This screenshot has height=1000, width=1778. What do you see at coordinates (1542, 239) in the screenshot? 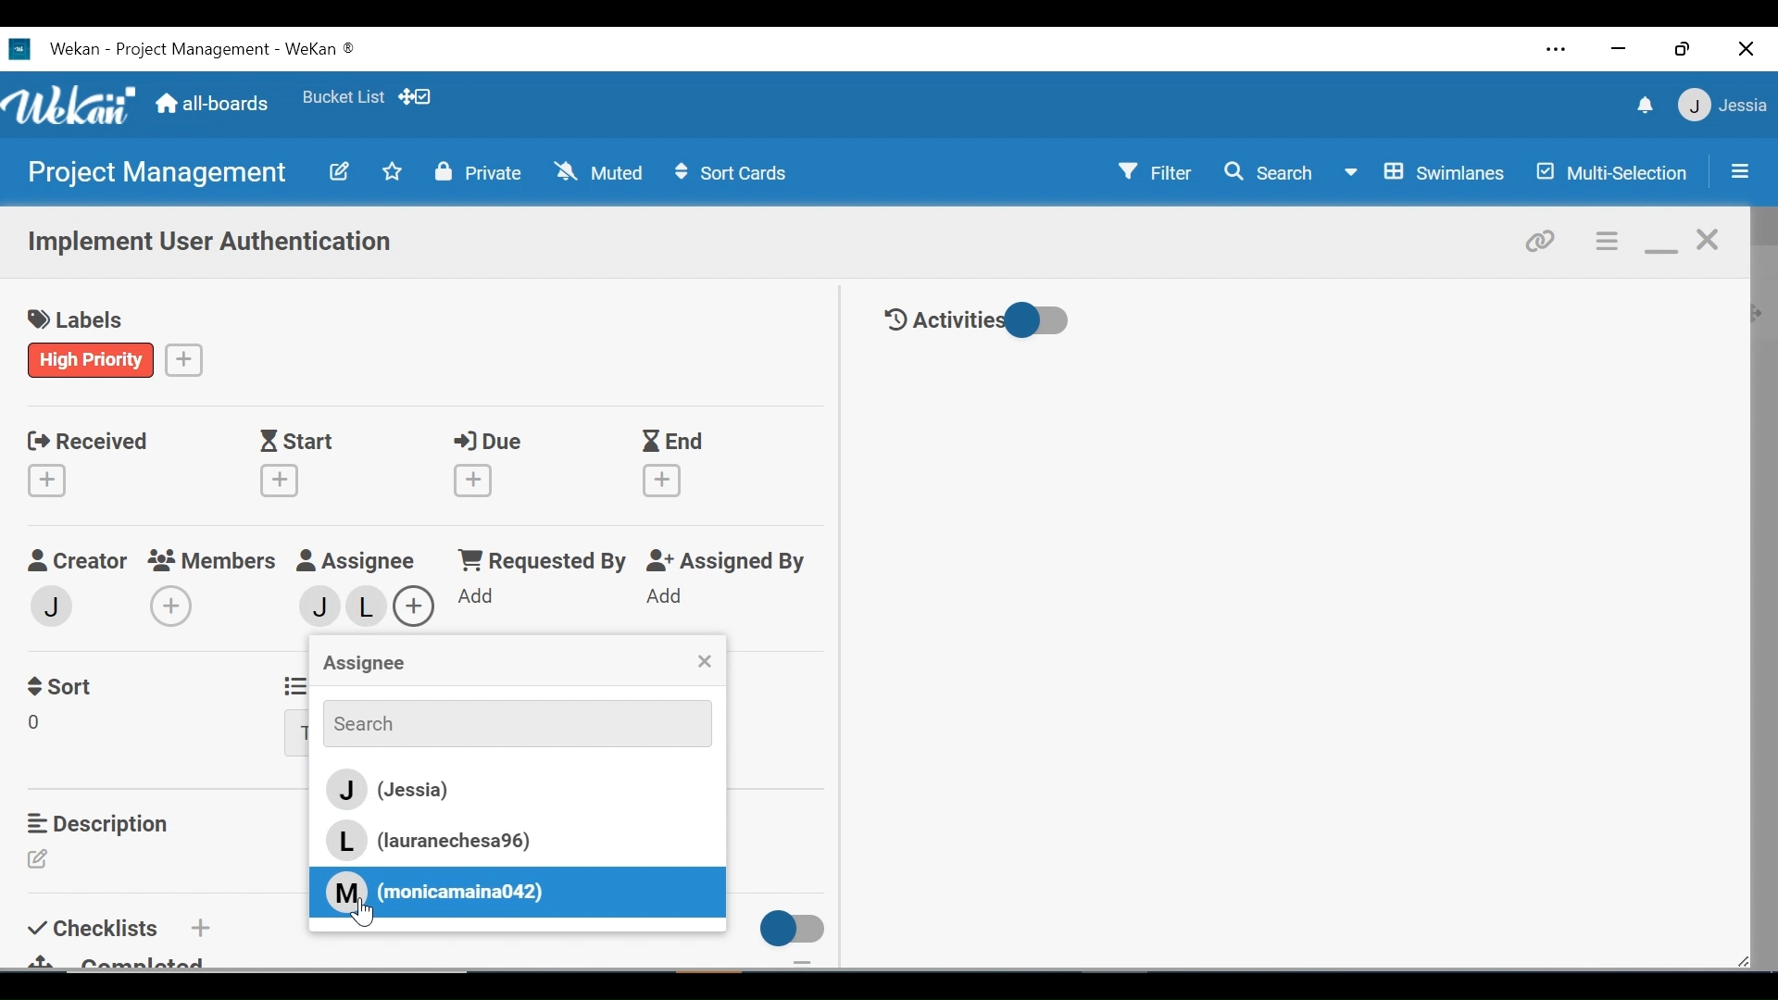
I see `Copy link to card` at bounding box center [1542, 239].